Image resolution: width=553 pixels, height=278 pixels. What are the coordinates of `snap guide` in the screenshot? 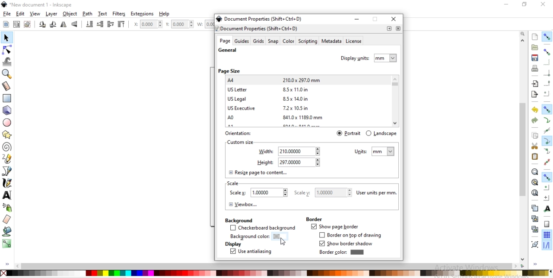 It's located at (547, 246).